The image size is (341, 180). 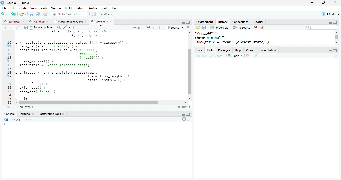 I want to click on Source on Save, so click(x=41, y=28).